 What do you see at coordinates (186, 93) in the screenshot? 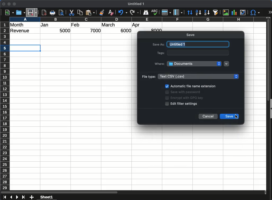
I see `save with password` at bounding box center [186, 93].